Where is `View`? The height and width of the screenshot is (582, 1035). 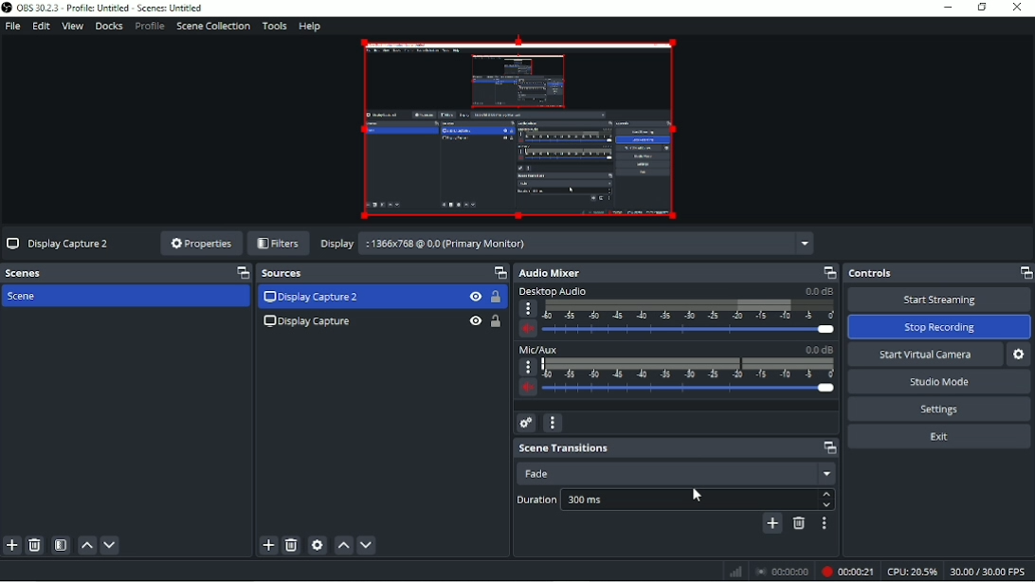
View is located at coordinates (72, 27).